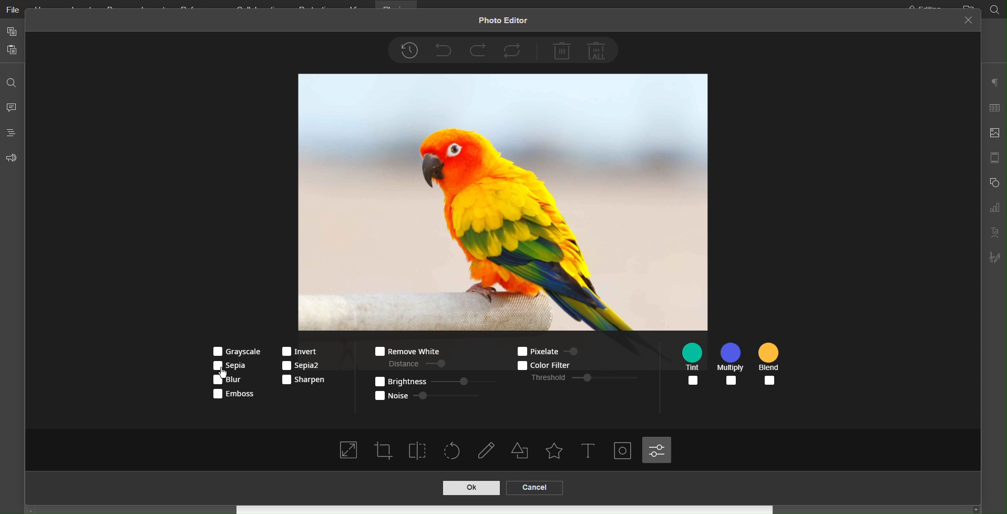 Image resolution: width=1007 pixels, height=514 pixels. I want to click on Redo, so click(478, 49).